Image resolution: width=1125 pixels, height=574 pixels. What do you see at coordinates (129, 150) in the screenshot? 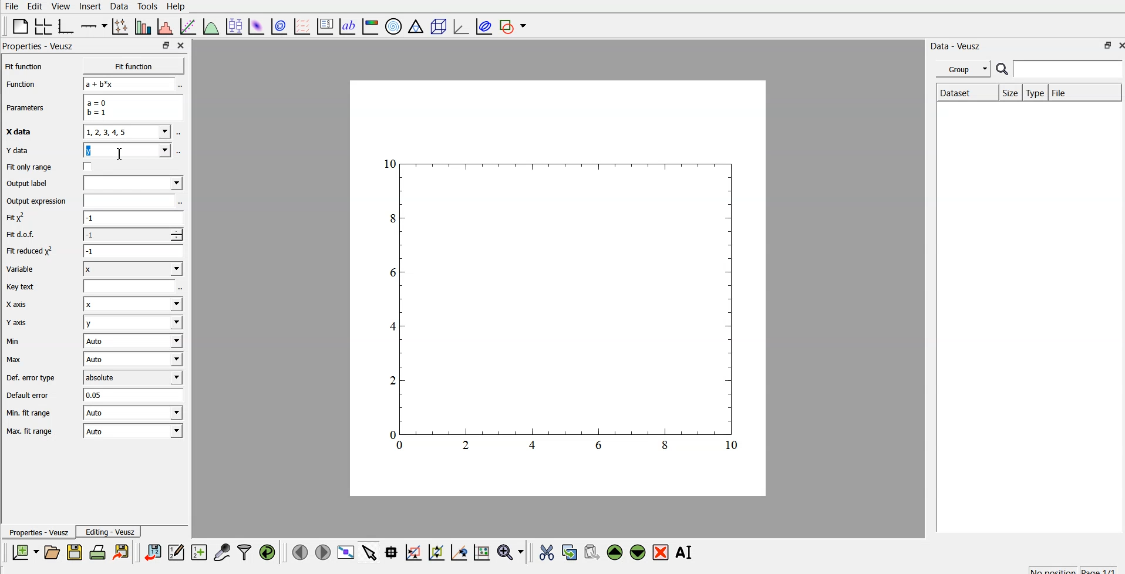
I see `y` at bounding box center [129, 150].